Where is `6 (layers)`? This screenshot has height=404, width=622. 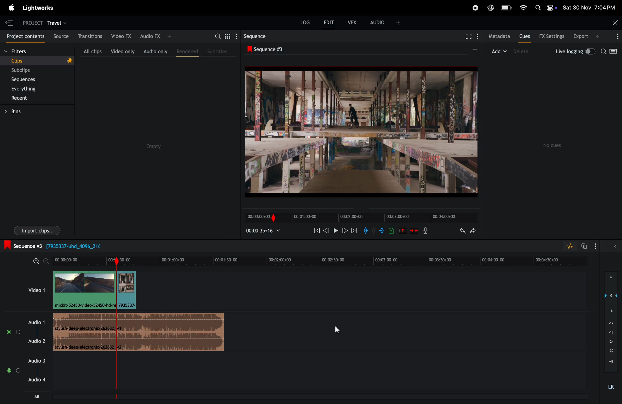
6 (layers) is located at coordinates (611, 278).